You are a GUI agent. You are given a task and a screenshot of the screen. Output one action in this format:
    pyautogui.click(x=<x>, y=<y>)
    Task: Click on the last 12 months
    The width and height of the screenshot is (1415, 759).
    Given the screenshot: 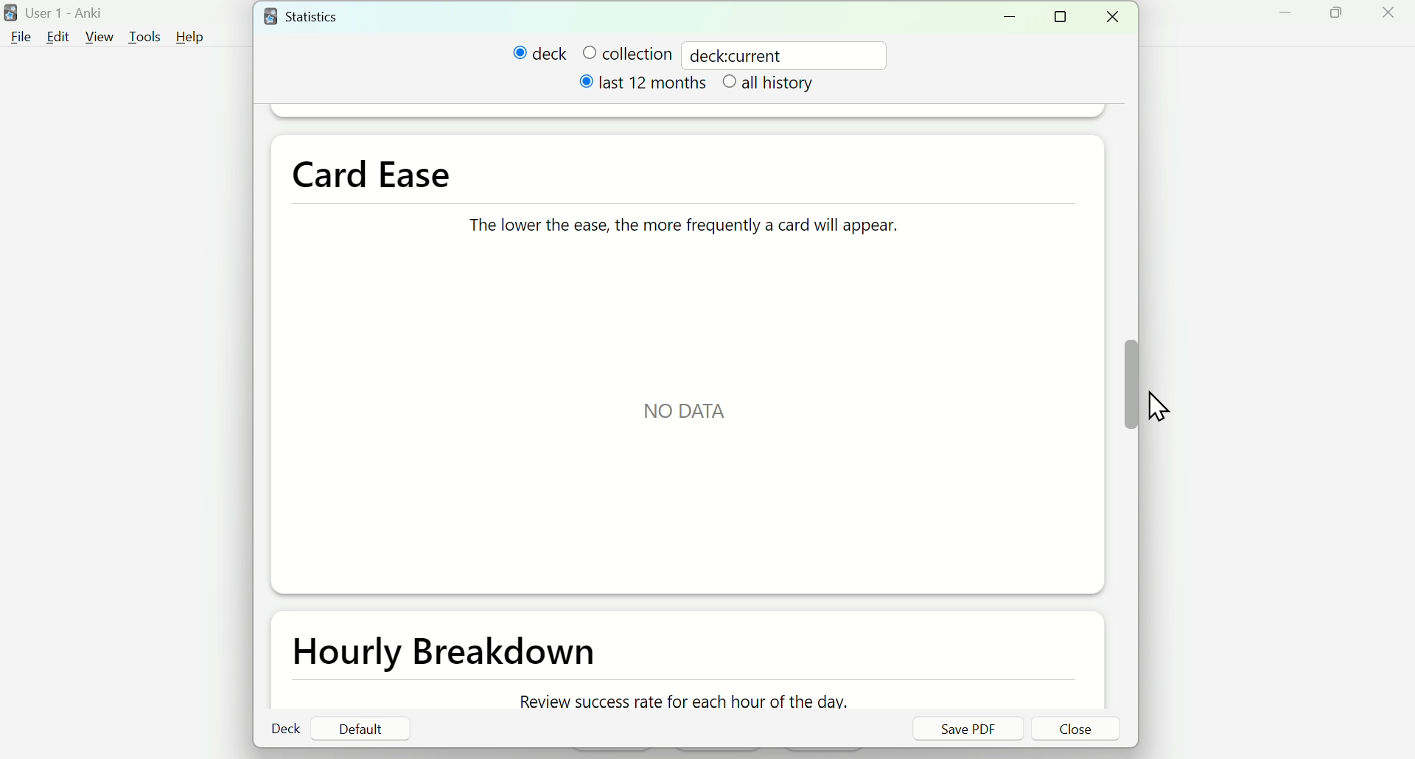 What is the action you would take?
    pyautogui.click(x=645, y=87)
    